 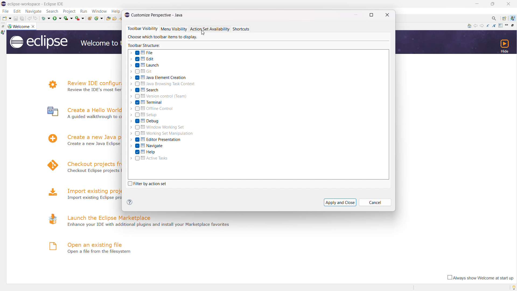 I want to click on new java class, so click(x=99, y=18).